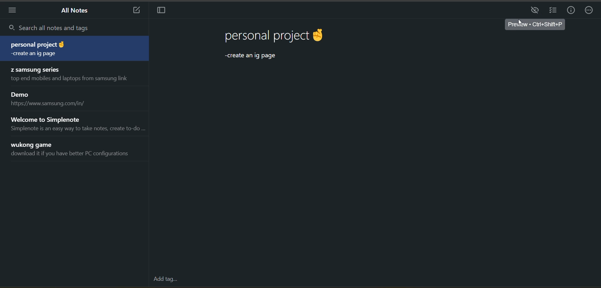  I want to click on note title and preview, so click(78, 124).